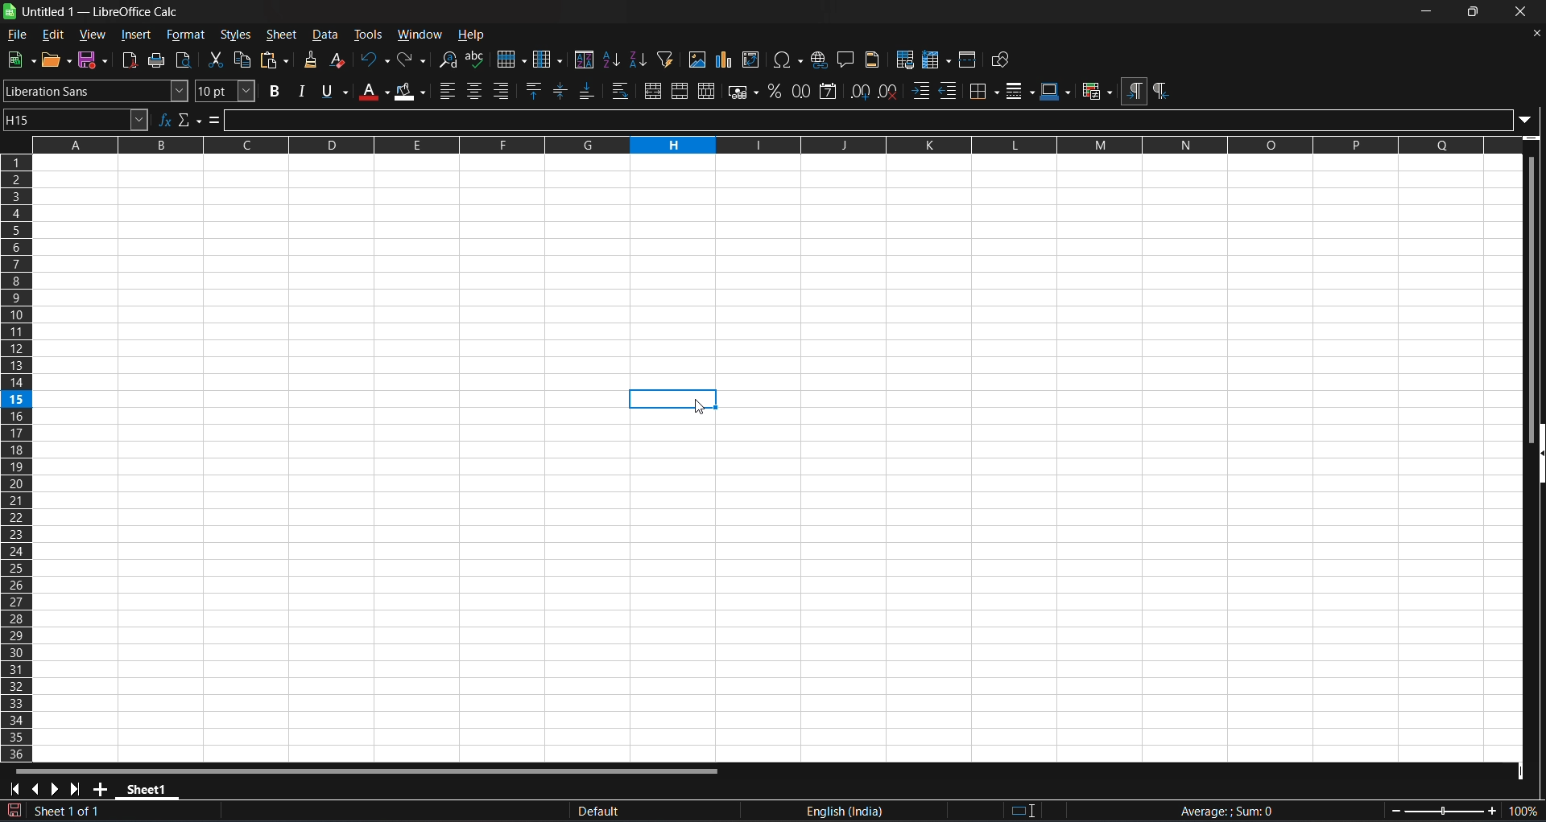 The image size is (1546, 822). Describe the element at coordinates (134, 35) in the screenshot. I see `insert` at that location.